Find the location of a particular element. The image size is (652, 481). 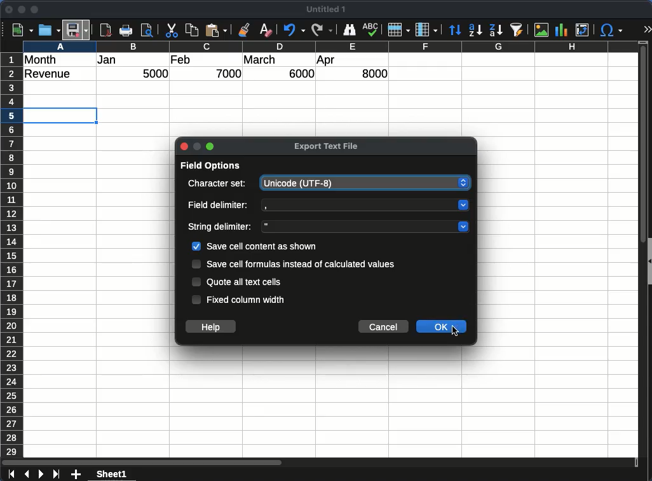

feb is located at coordinates (180, 59).